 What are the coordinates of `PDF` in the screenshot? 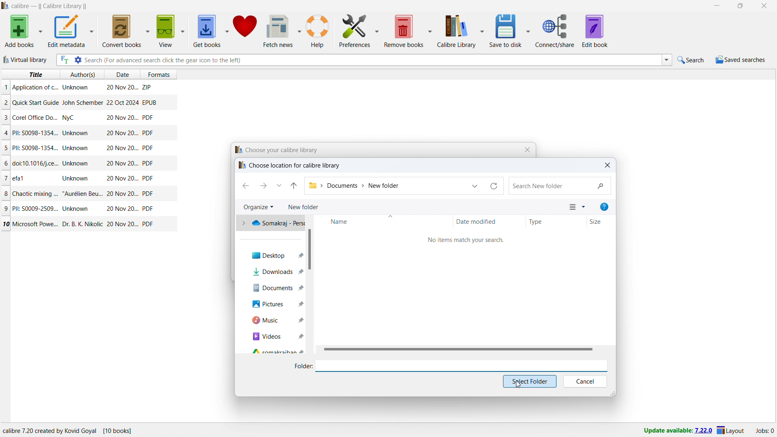 It's located at (149, 194).